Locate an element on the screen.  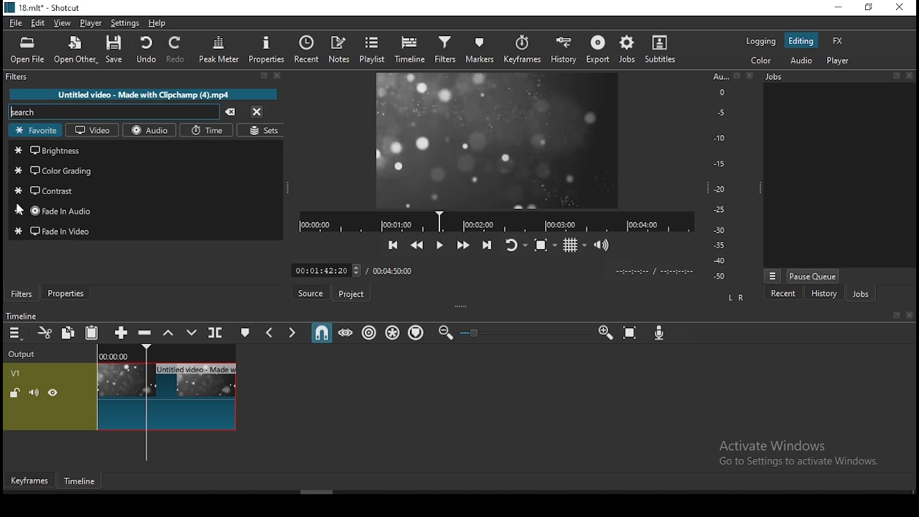
editing is located at coordinates (801, 41).